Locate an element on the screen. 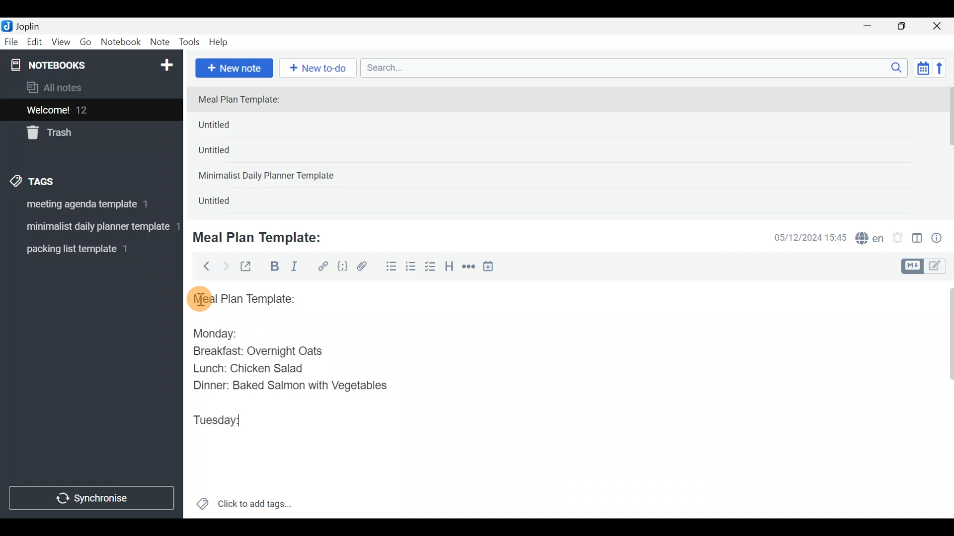  Monday: is located at coordinates (208, 332).